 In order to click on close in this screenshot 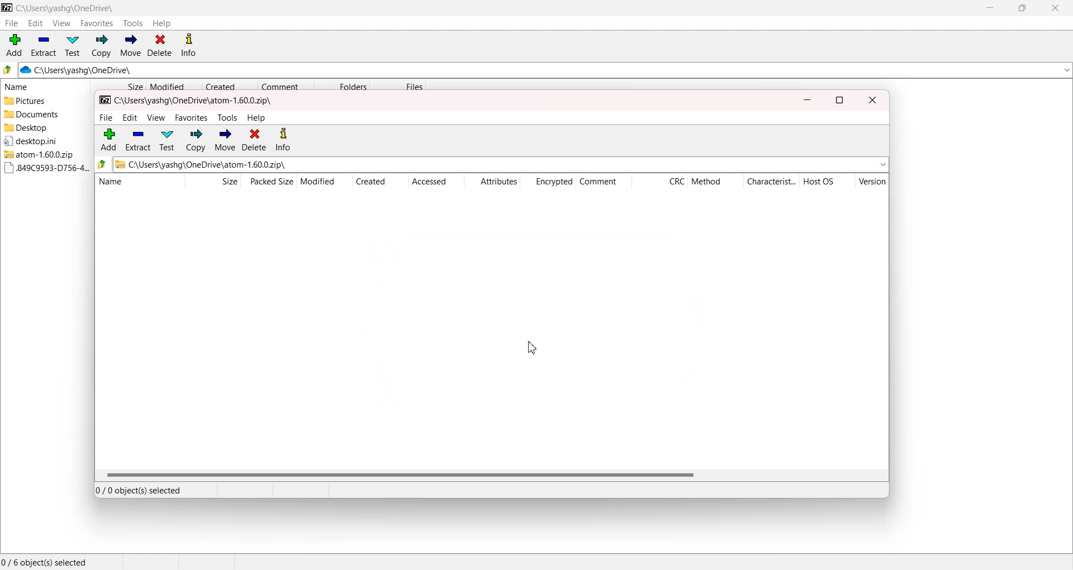, I will do `click(873, 101)`.